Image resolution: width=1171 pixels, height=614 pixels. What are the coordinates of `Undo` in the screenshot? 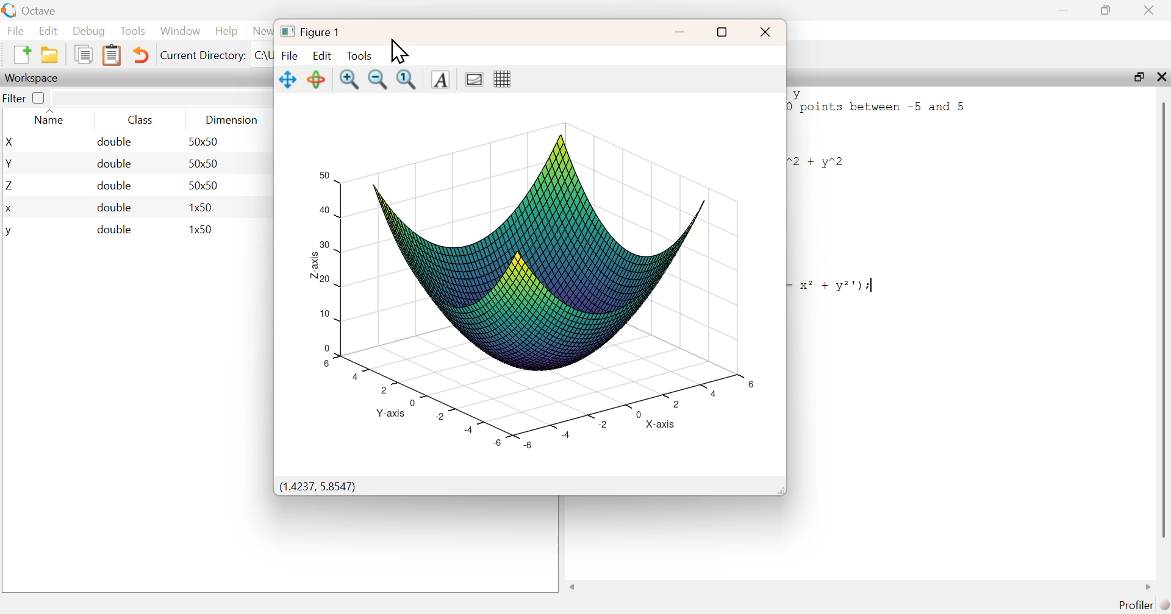 It's located at (139, 55).